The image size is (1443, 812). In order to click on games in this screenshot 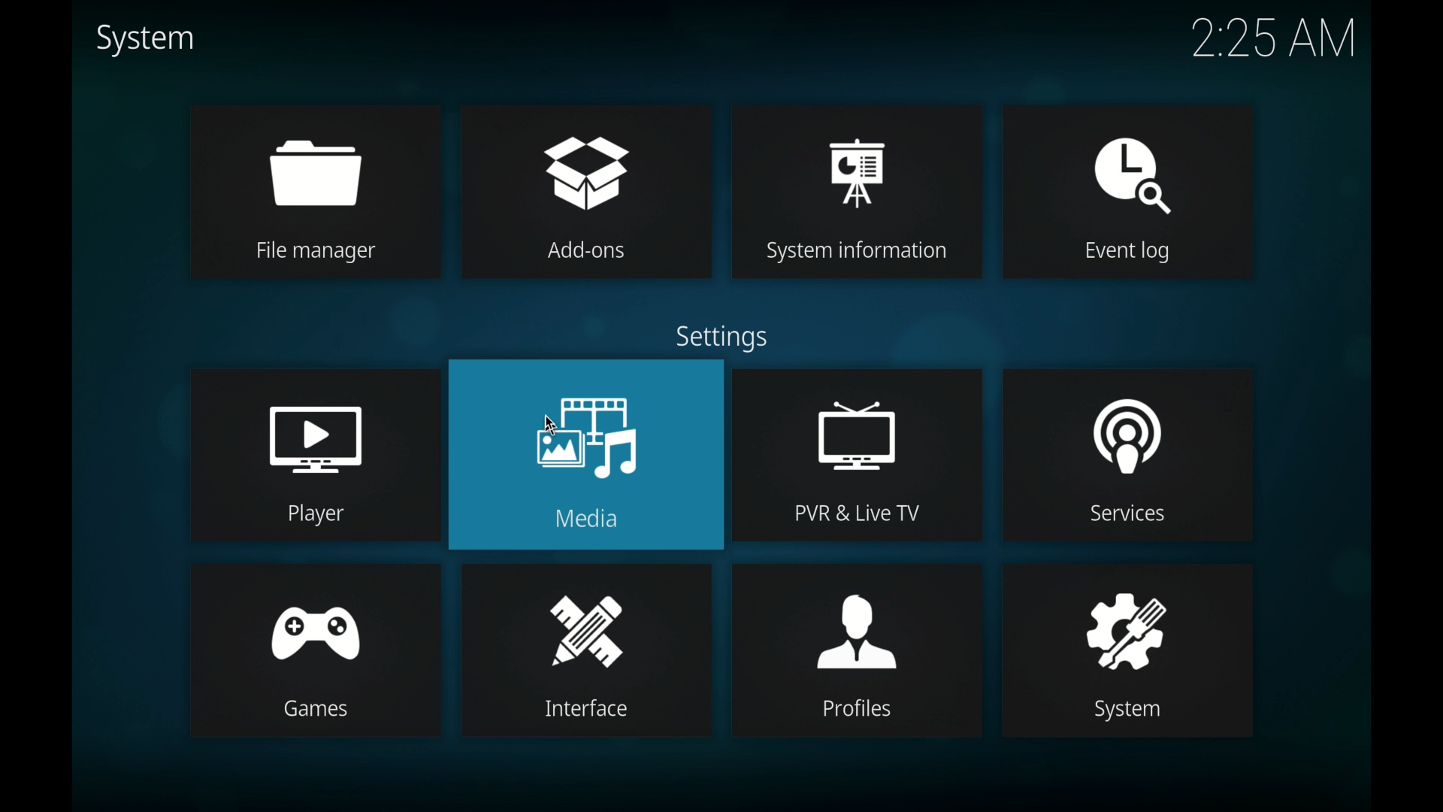, I will do `click(316, 620)`.